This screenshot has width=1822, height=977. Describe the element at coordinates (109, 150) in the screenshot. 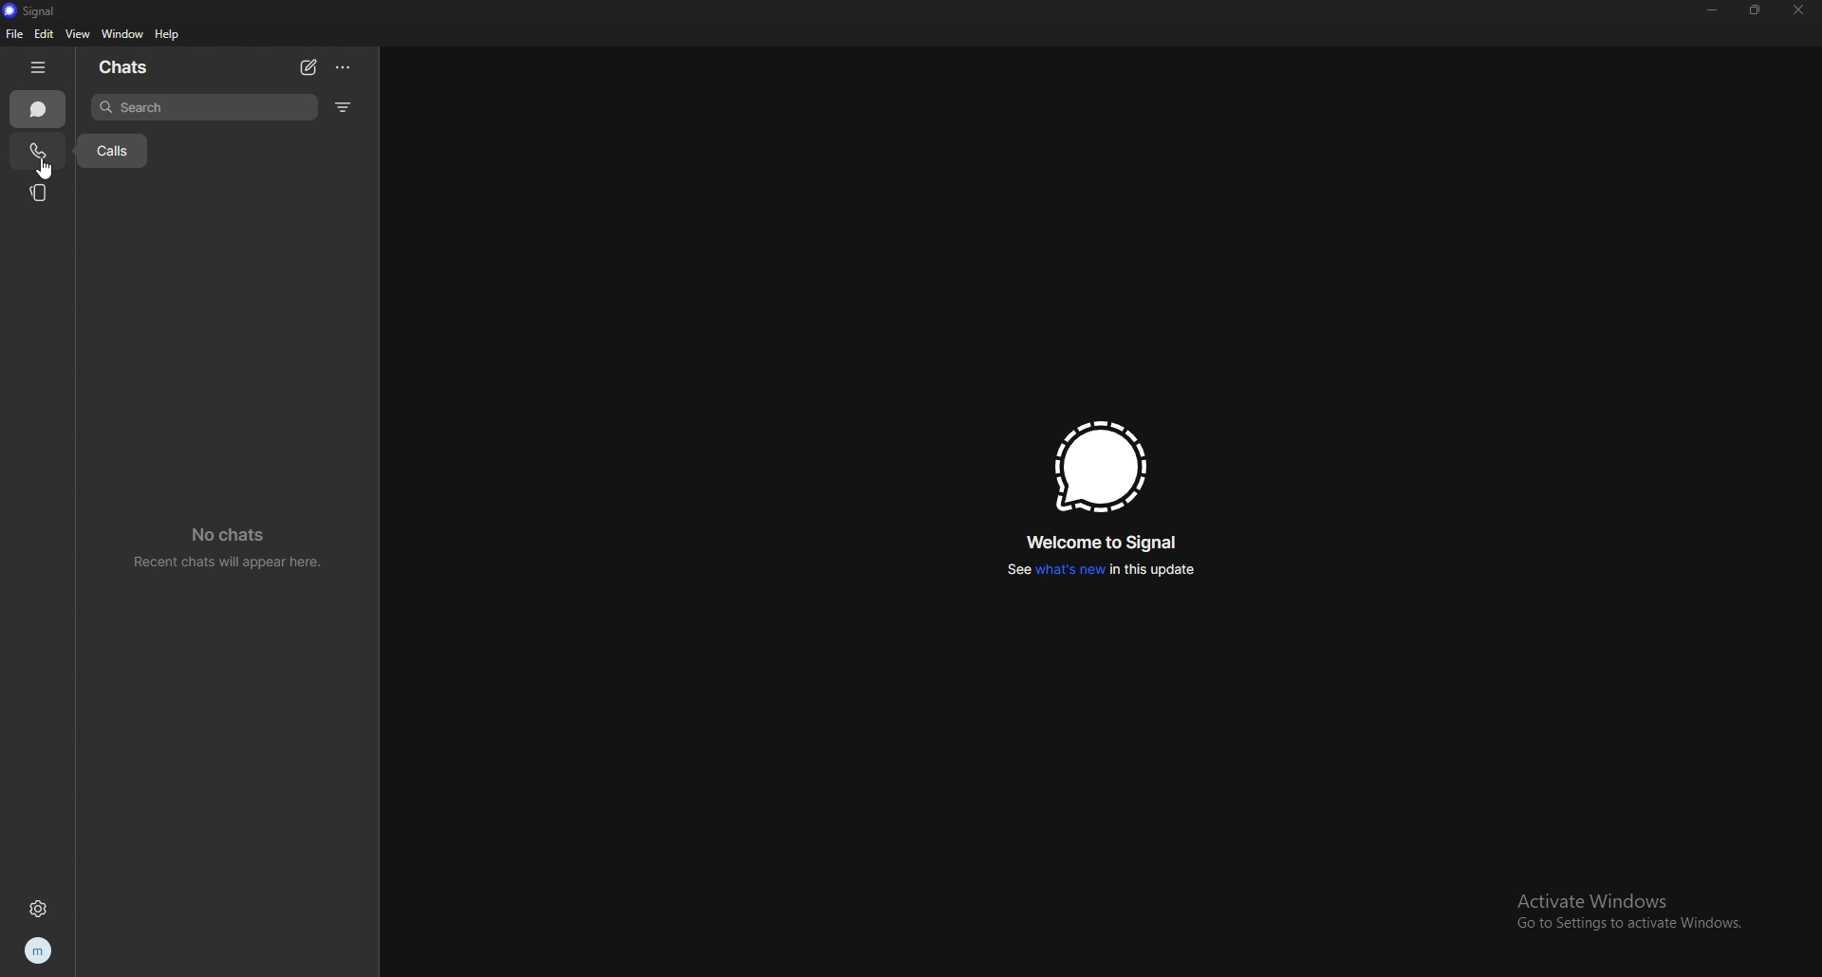

I see `calls` at that location.